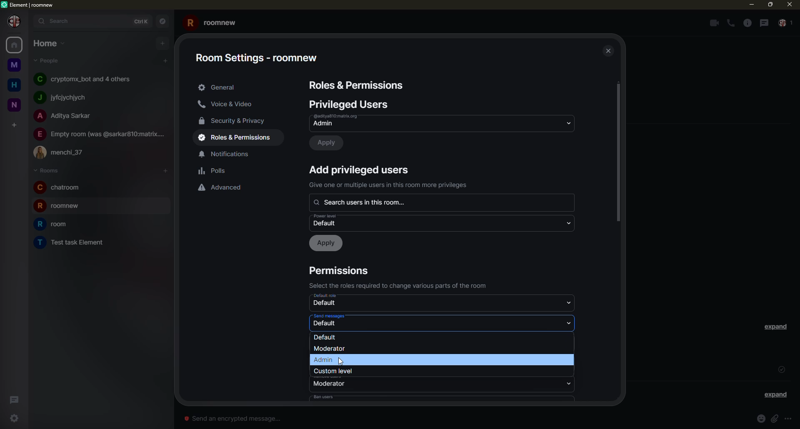  What do you see at coordinates (571, 323) in the screenshot?
I see `drop` at bounding box center [571, 323].